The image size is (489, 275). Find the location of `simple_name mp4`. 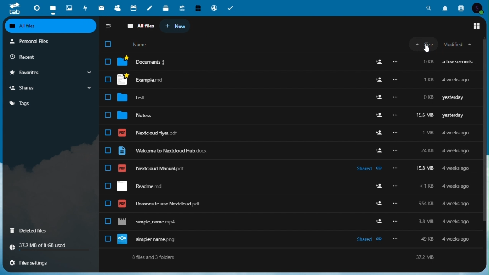

simple_name mp4 is located at coordinates (289, 223).